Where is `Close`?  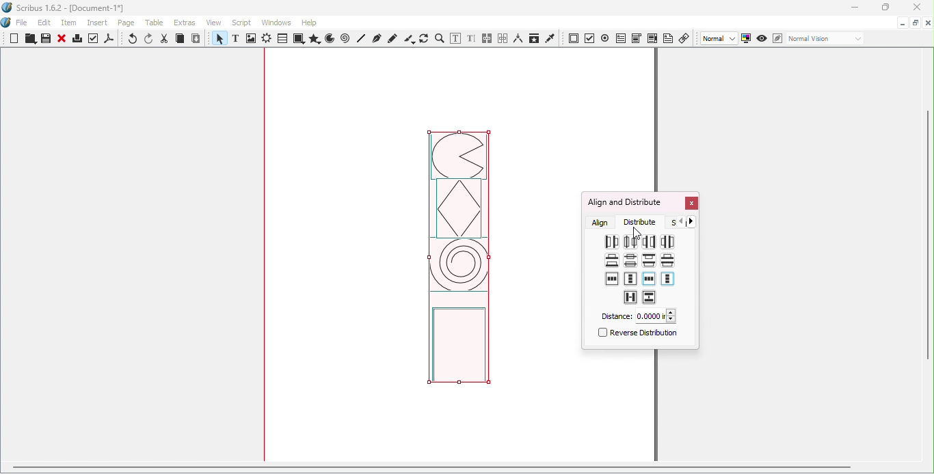
Close is located at coordinates (691, 204).